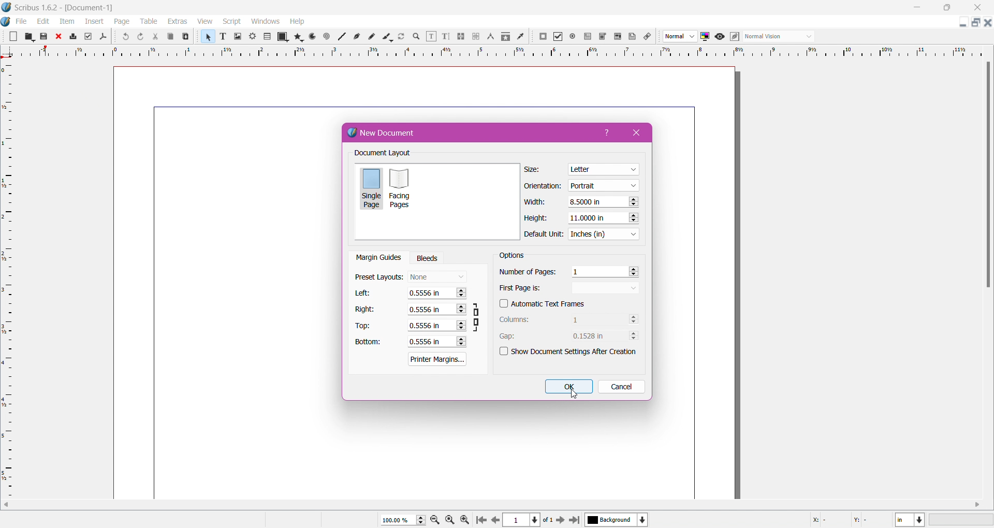 Image resolution: width=994 pixels, height=528 pixels. I want to click on top, so click(369, 324).